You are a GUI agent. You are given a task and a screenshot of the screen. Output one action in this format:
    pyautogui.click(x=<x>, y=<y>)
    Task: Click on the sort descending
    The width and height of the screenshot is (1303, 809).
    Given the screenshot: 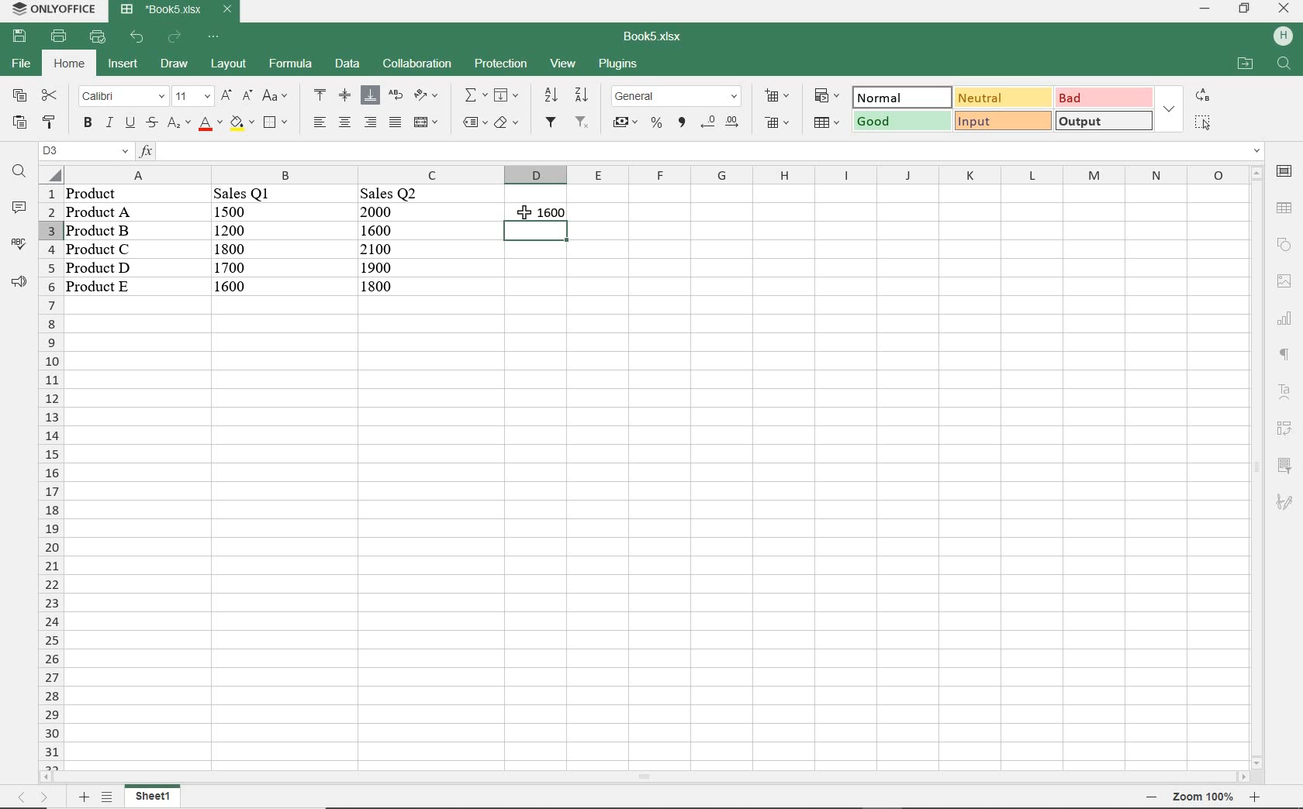 What is the action you would take?
    pyautogui.click(x=582, y=95)
    